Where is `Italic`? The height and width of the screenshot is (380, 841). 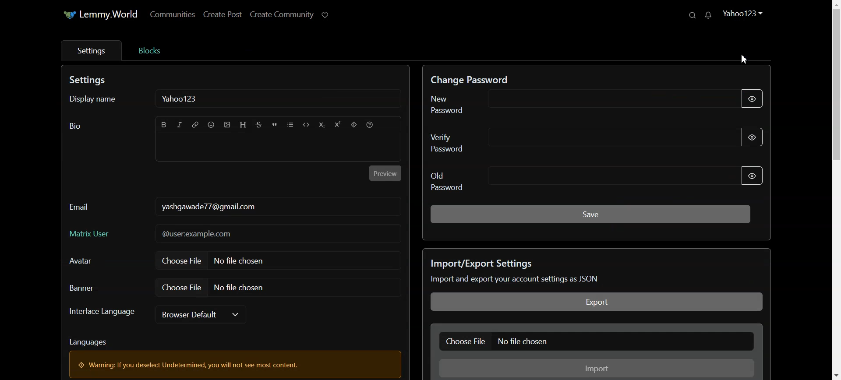 Italic is located at coordinates (180, 125).